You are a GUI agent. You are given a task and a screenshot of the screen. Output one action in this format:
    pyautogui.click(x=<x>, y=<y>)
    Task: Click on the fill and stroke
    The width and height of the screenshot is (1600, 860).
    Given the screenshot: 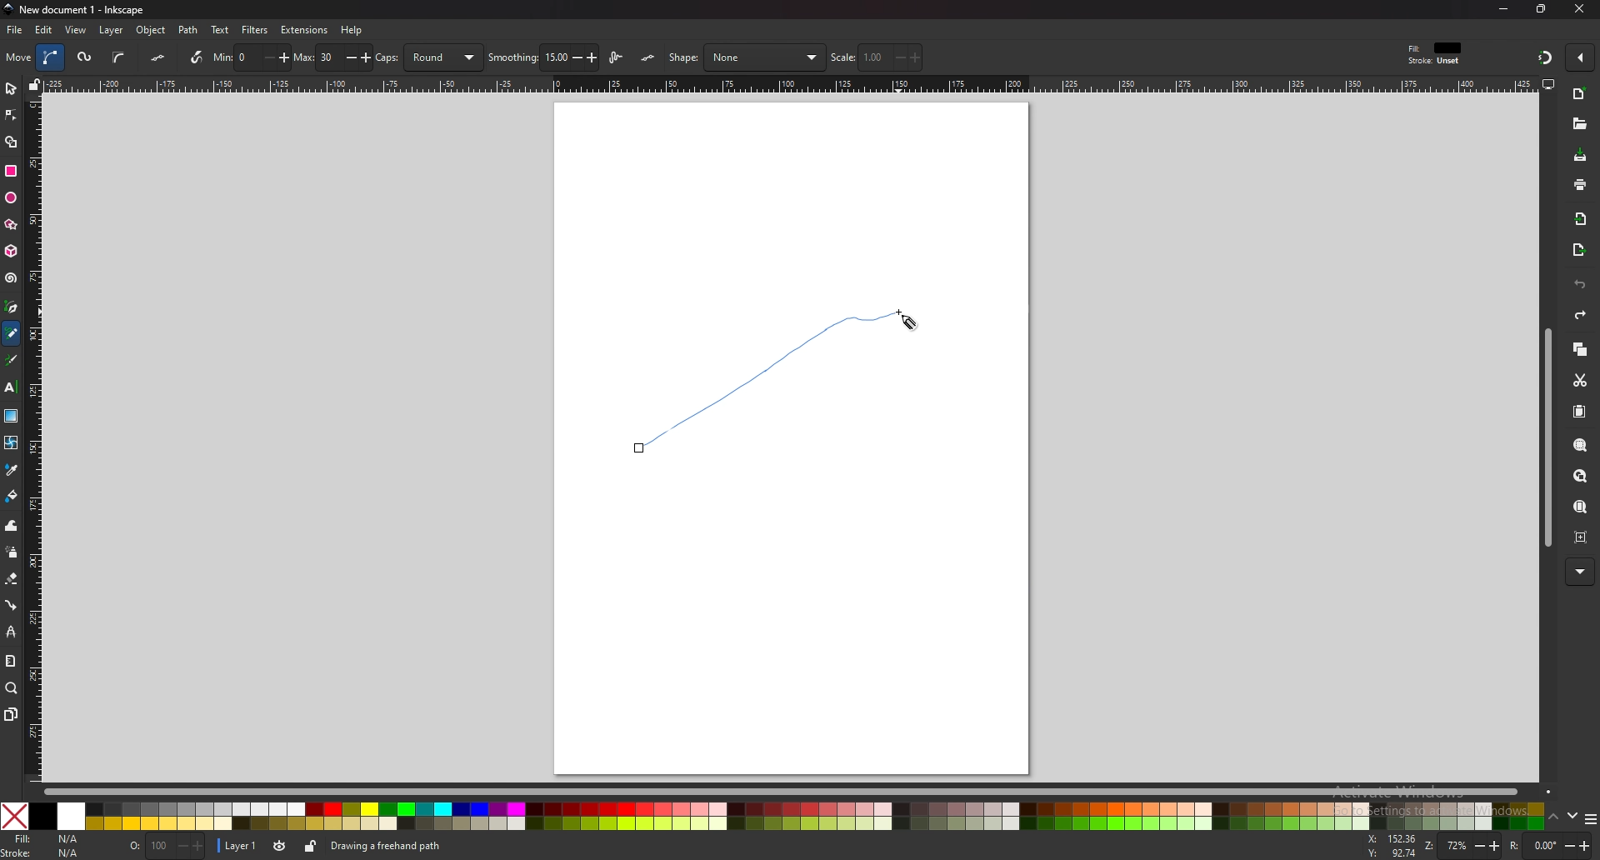 What is the action you would take?
    pyautogui.click(x=1436, y=52)
    